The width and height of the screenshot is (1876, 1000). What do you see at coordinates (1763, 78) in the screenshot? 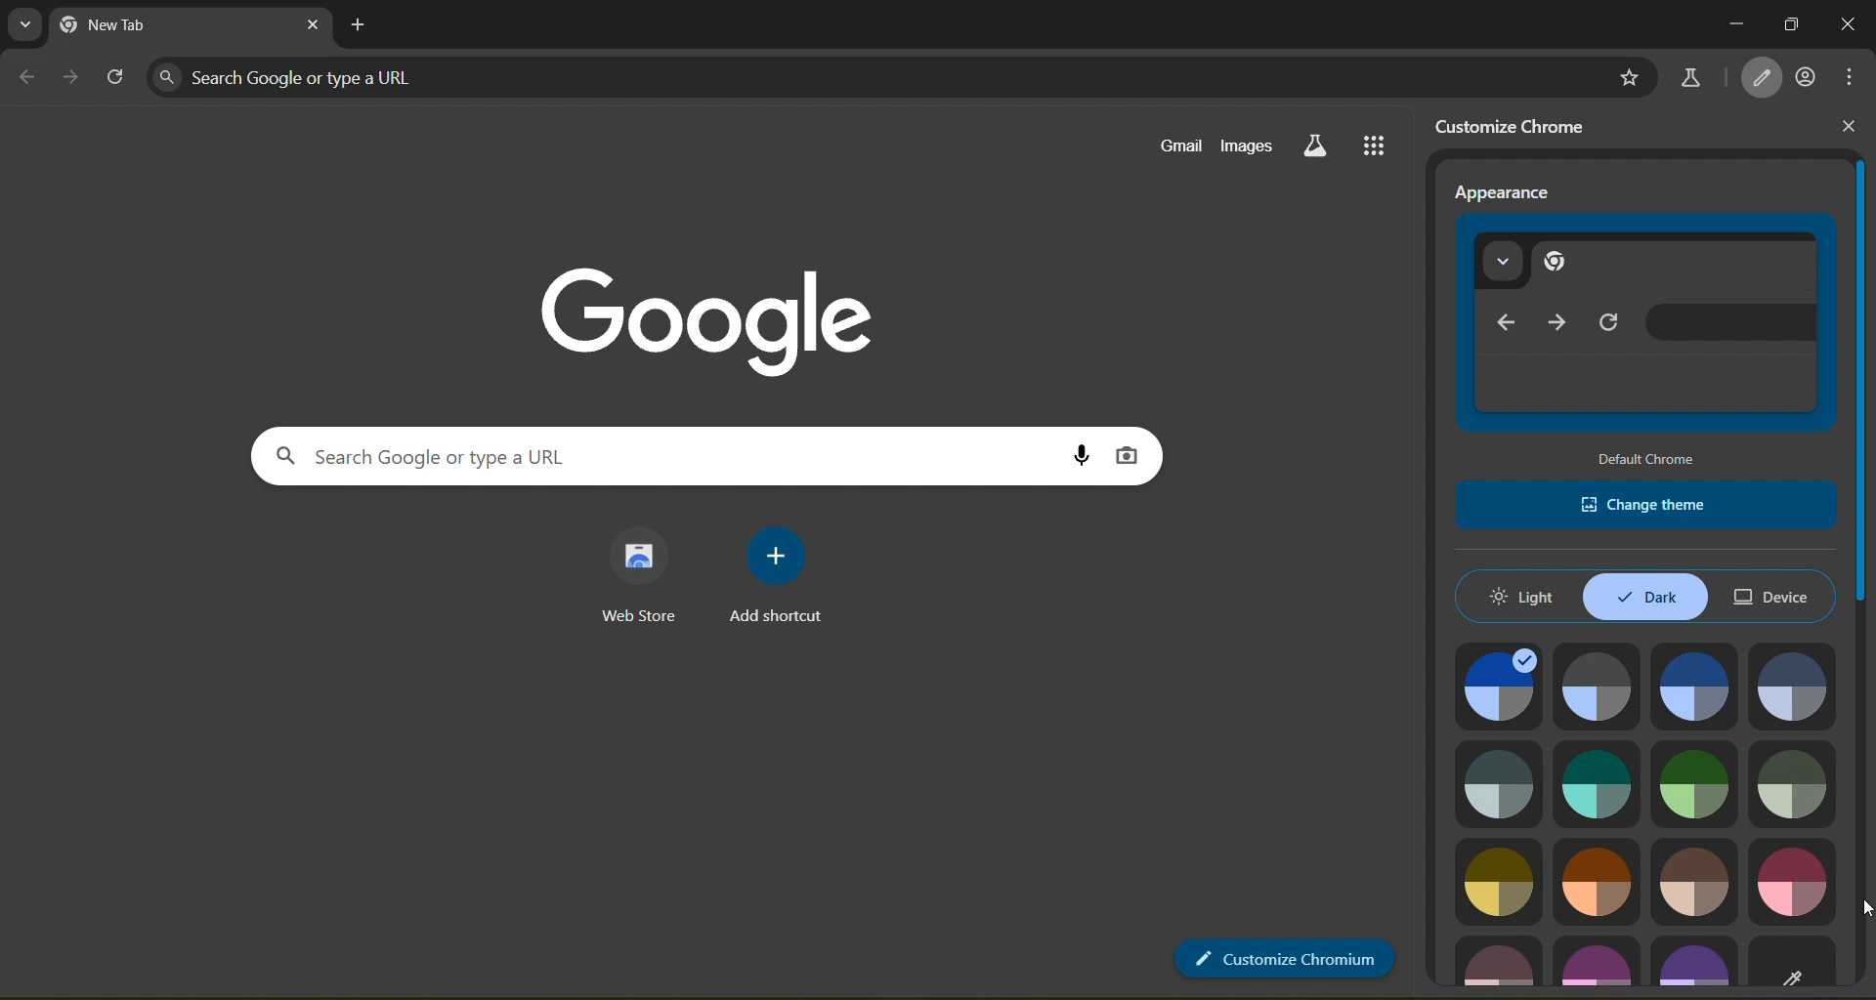
I see `customize chrome` at bounding box center [1763, 78].